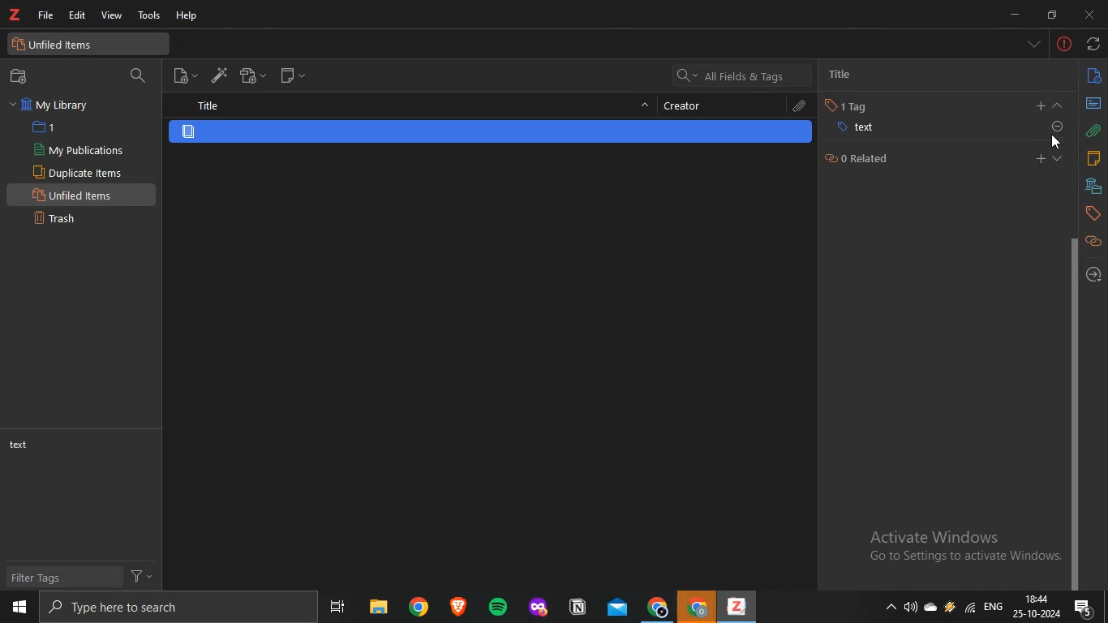 The width and height of the screenshot is (1108, 623). What do you see at coordinates (1082, 608) in the screenshot?
I see `notifications` at bounding box center [1082, 608].